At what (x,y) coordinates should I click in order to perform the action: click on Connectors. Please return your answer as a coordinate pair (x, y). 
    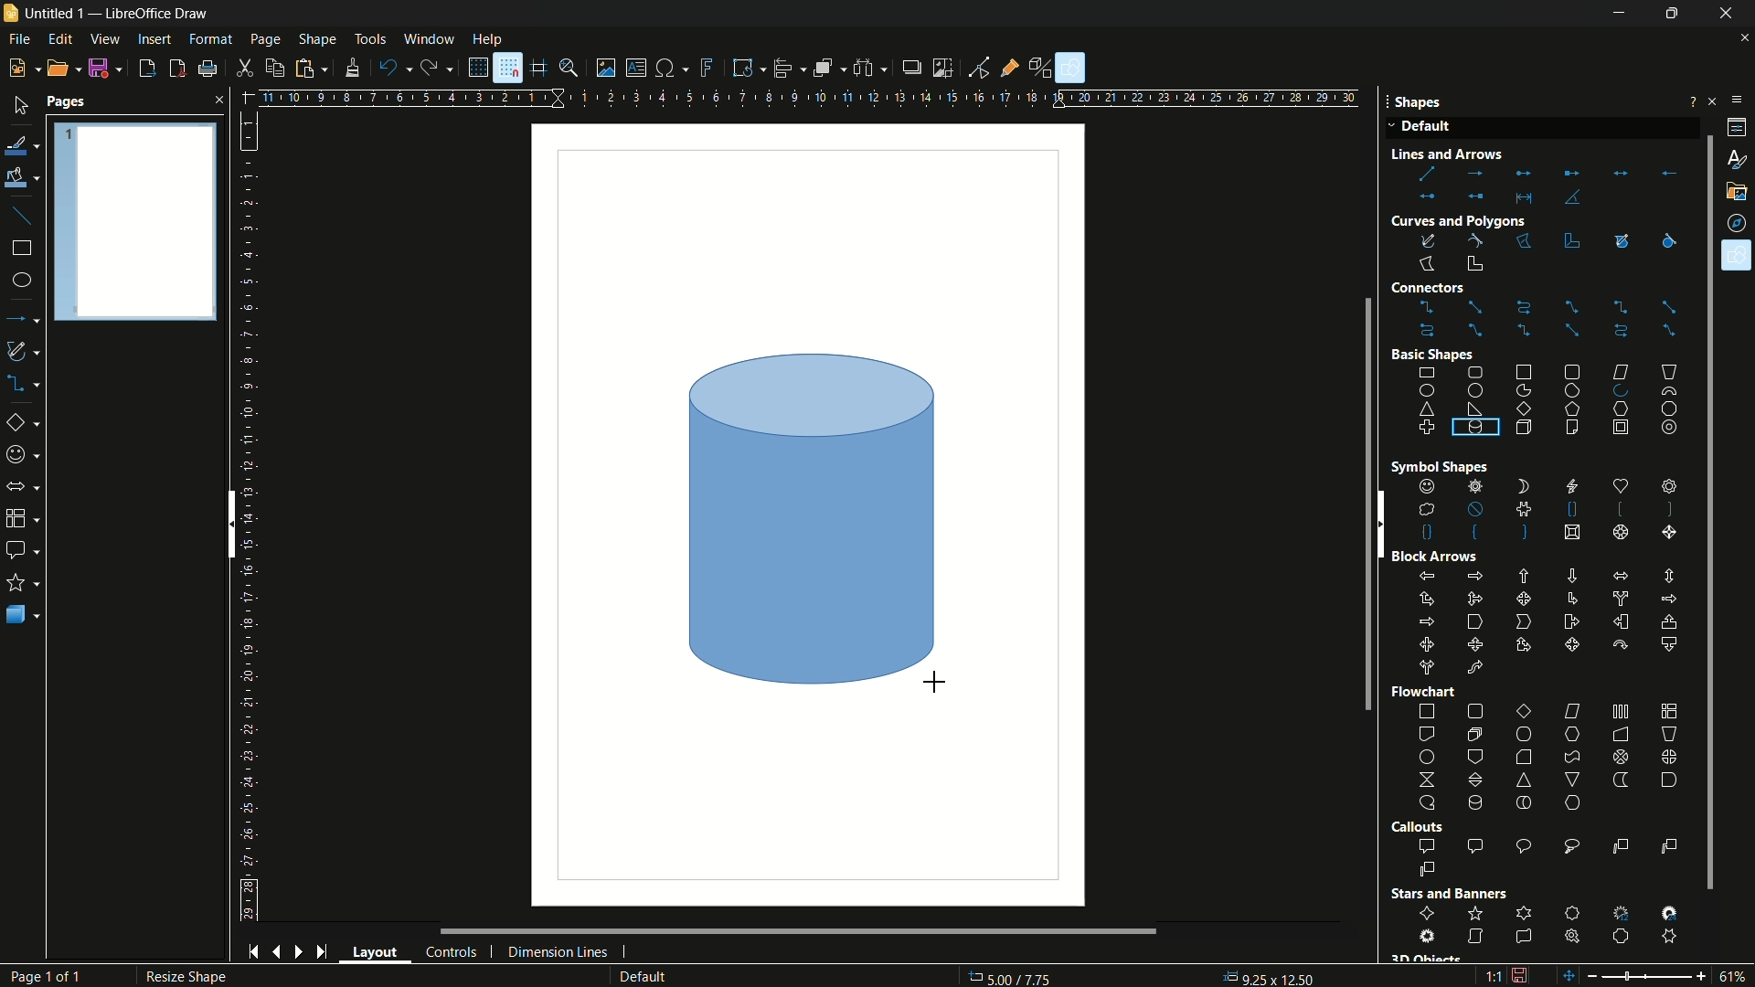
    Looking at the image, I should click on (1457, 288).